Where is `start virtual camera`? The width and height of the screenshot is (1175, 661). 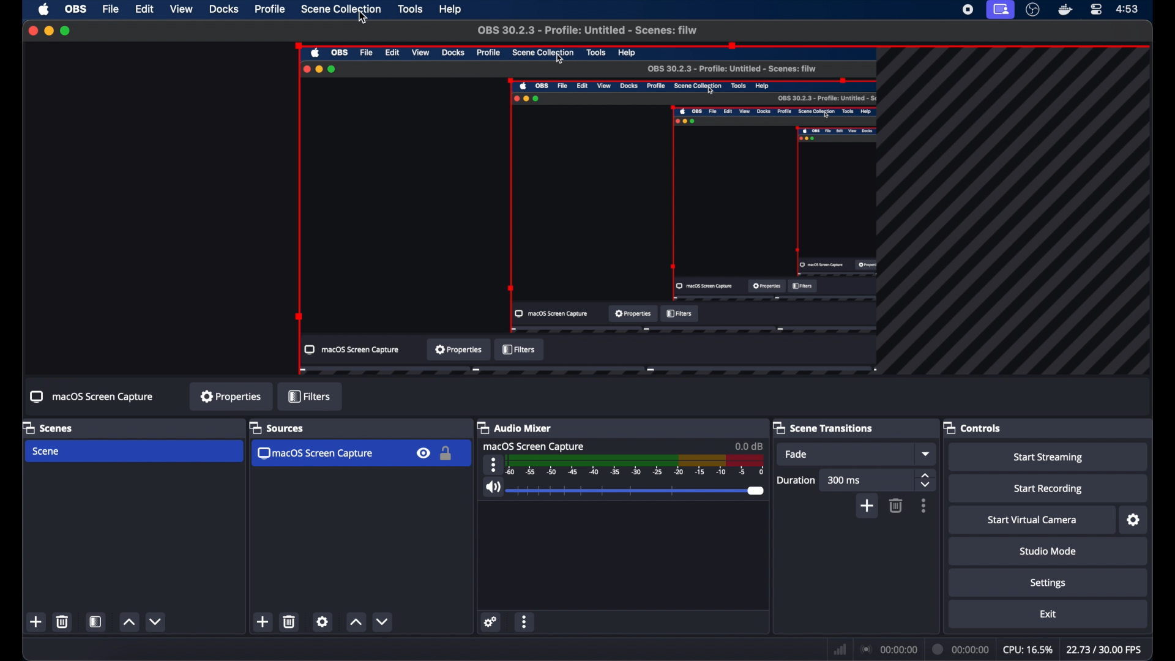 start virtual camera is located at coordinates (1034, 518).